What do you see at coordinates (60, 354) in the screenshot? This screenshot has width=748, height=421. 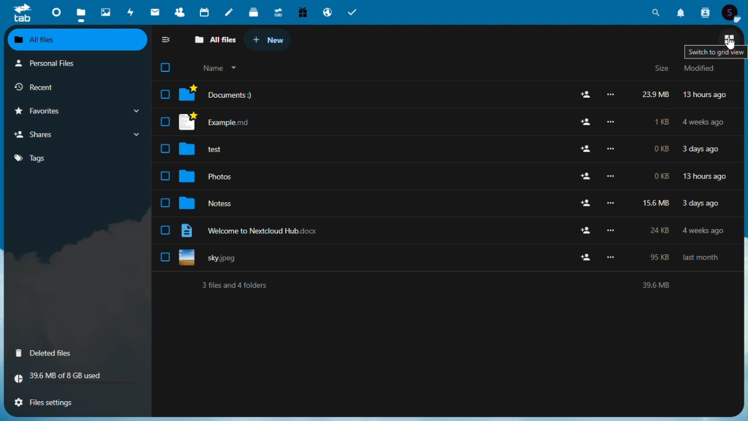 I see `deleted files` at bounding box center [60, 354].